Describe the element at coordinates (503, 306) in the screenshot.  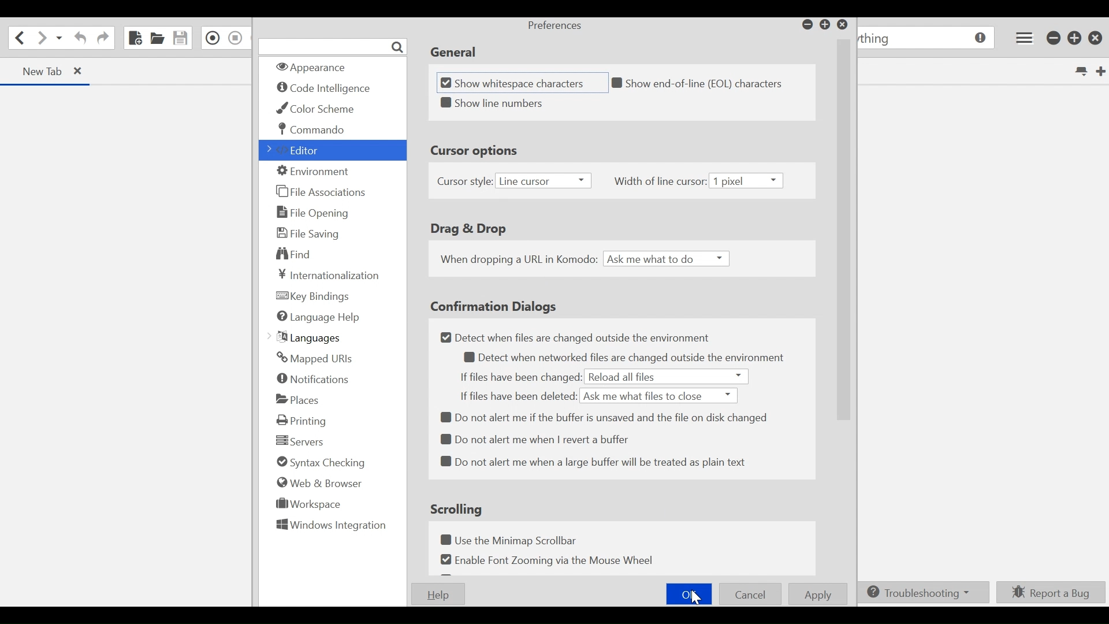
I see `Confirmation Dialogs` at that location.